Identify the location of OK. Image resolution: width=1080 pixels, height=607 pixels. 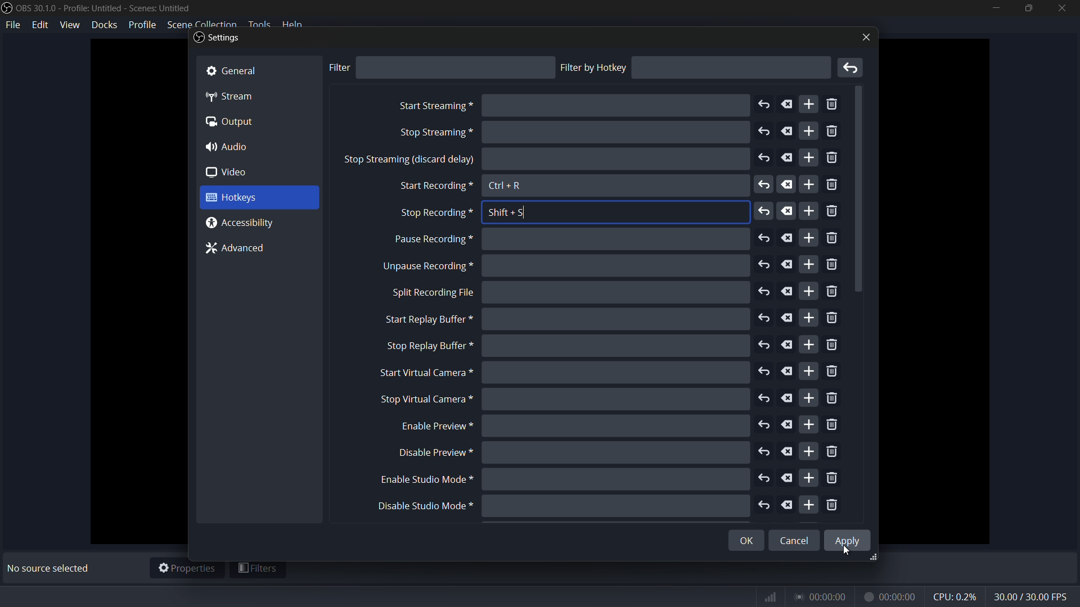
(737, 542).